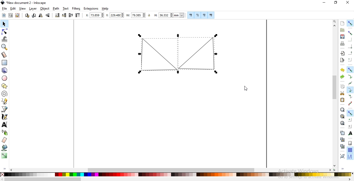 The height and width of the screenshot is (181, 354). Describe the element at coordinates (4, 156) in the screenshot. I see `create and edit gradients` at that location.